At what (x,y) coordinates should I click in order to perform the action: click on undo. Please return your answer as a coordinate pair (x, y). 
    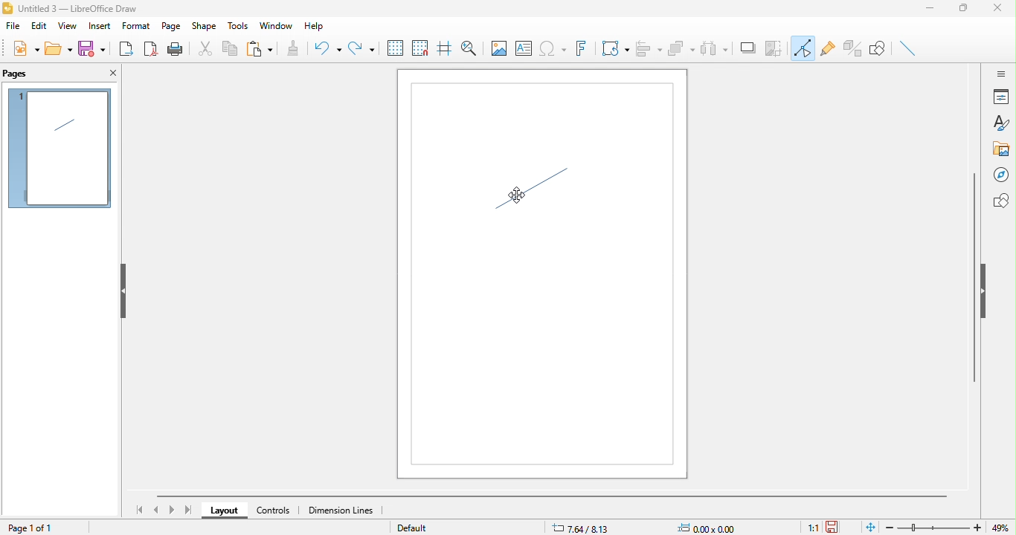
    Looking at the image, I should click on (328, 50).